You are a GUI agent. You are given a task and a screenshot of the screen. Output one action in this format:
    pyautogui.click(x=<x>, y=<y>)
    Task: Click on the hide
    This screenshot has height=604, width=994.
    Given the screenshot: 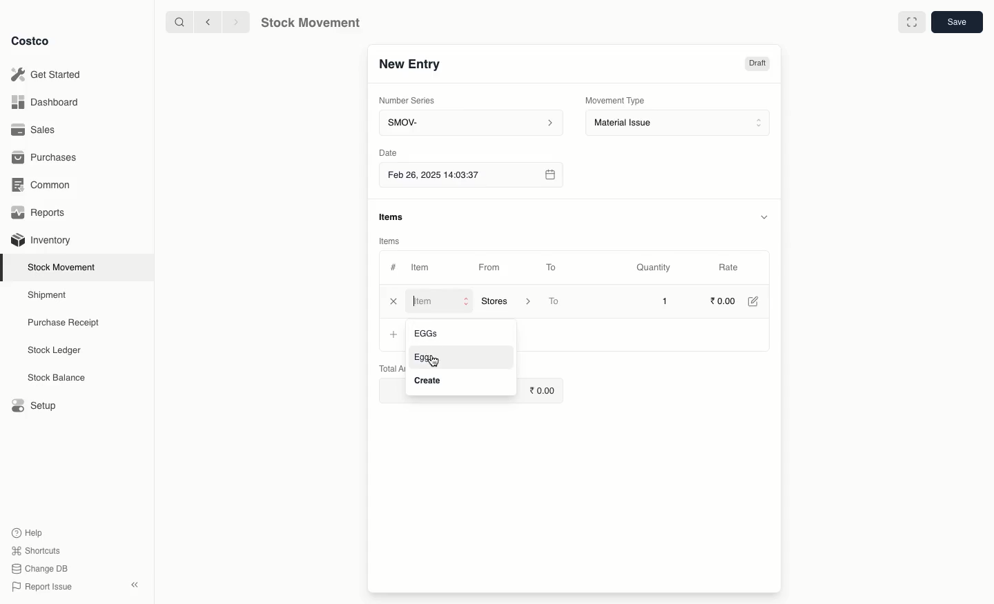 What is the action you would take?
    pyautogui.click(x=766, y=216)
    